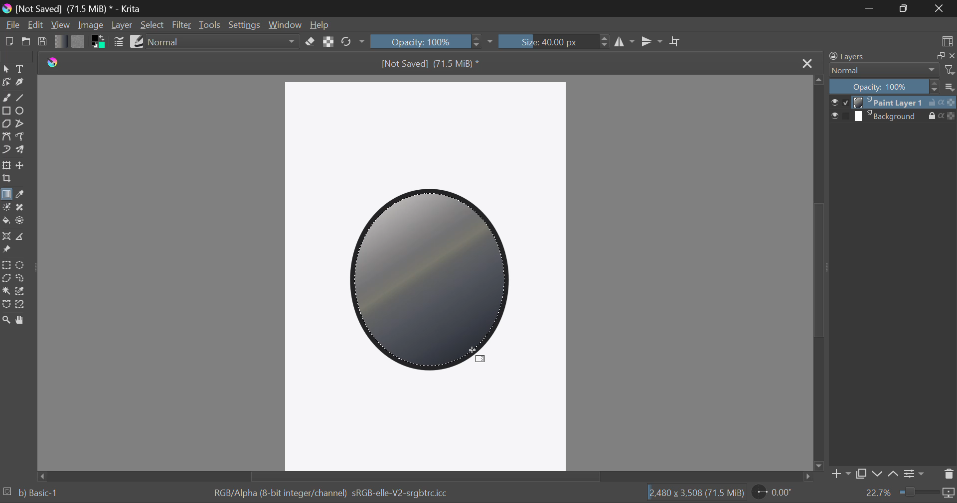 The image size is (957, 503). Describe the element at coordinates (477, 355) in the screenshot. I see `Cursor Position` at that location.